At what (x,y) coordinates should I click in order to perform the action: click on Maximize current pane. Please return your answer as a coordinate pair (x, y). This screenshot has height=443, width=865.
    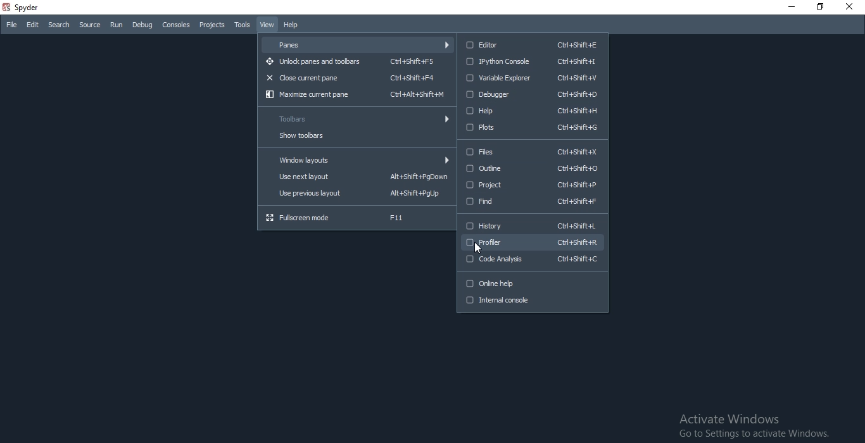
    Looking at the image, I should click on (355, 94).